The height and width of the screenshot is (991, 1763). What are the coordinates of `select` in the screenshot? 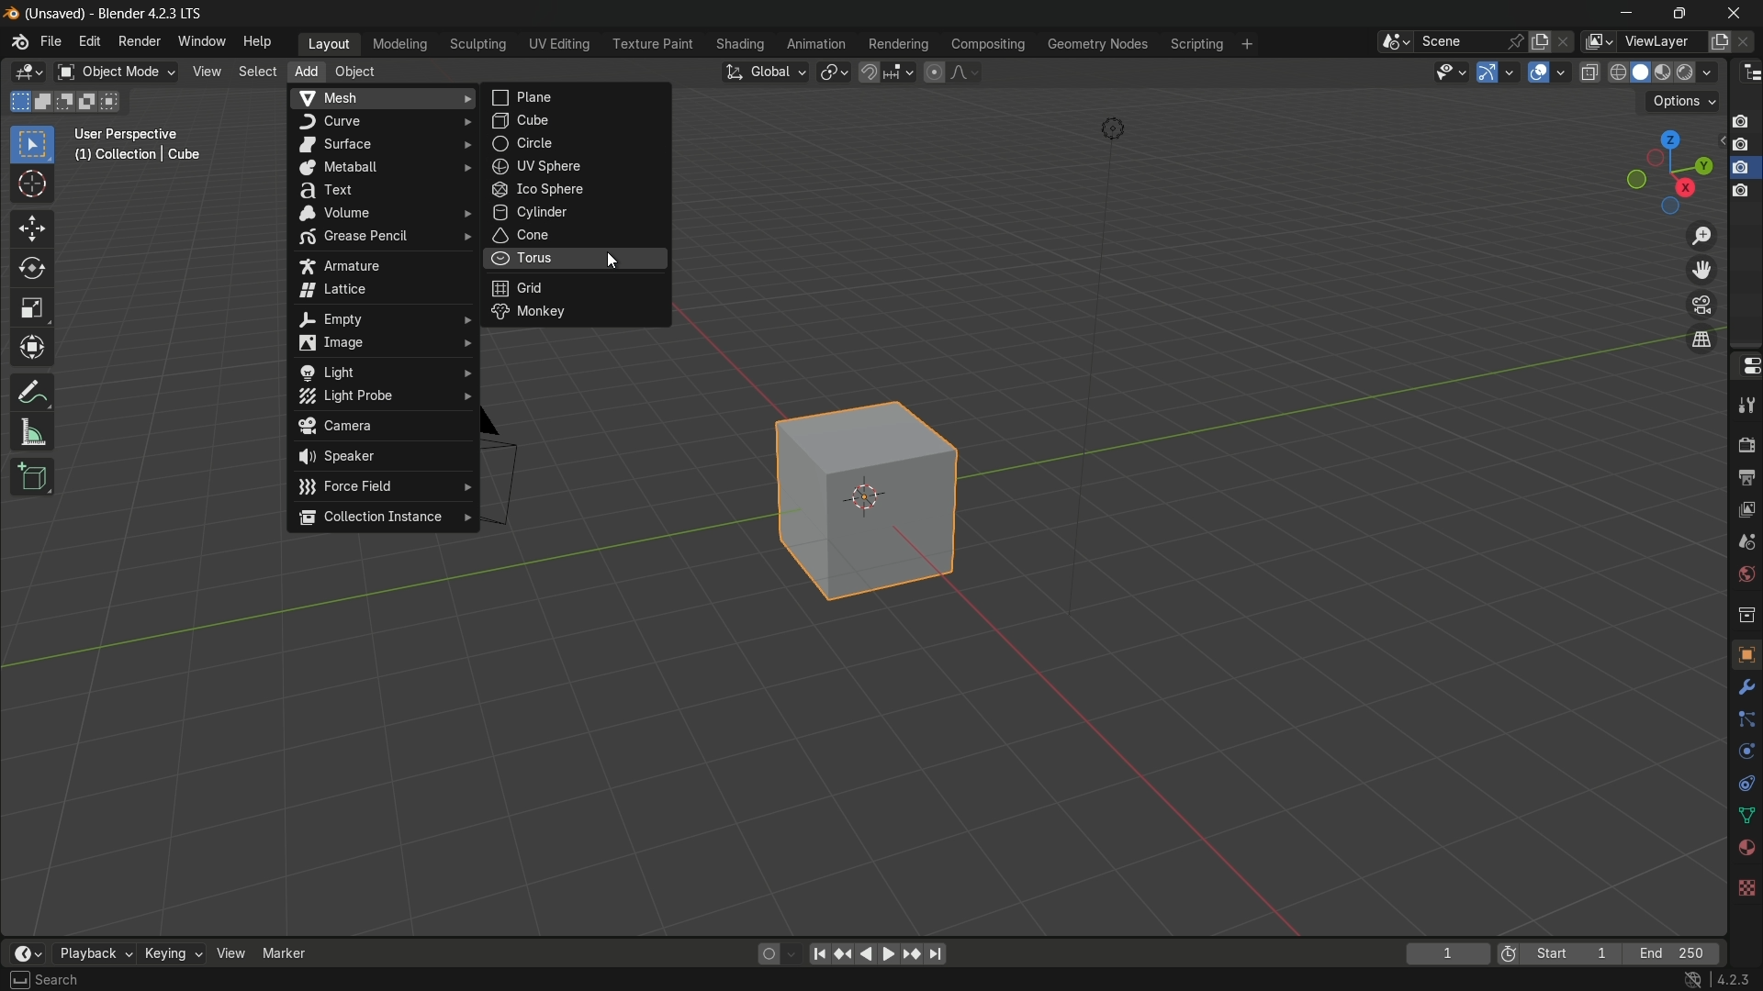 It's located at (31, 146).